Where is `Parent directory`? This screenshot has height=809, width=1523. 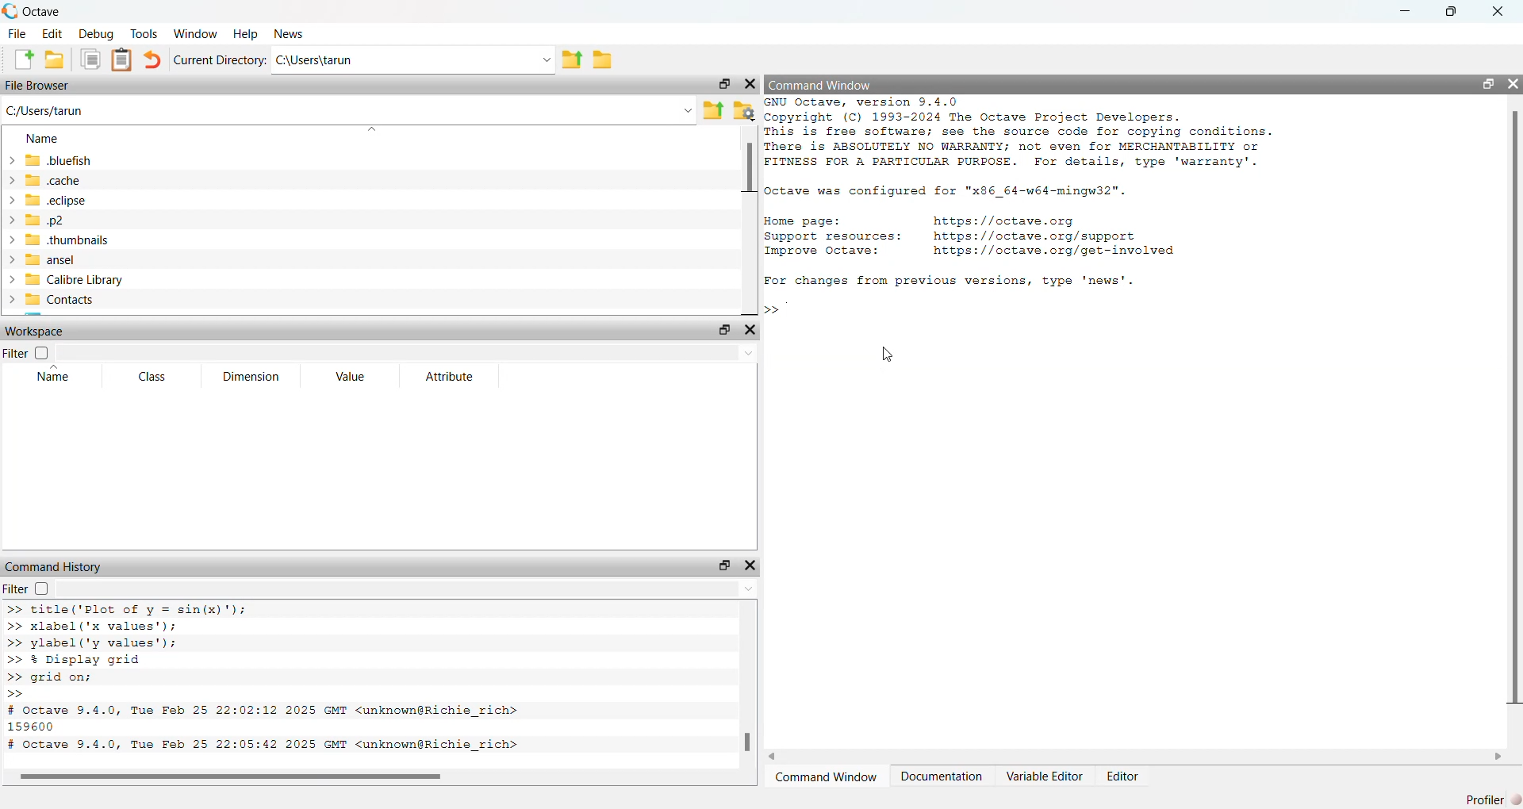
Parent directory is located at coordinates (712, 109).